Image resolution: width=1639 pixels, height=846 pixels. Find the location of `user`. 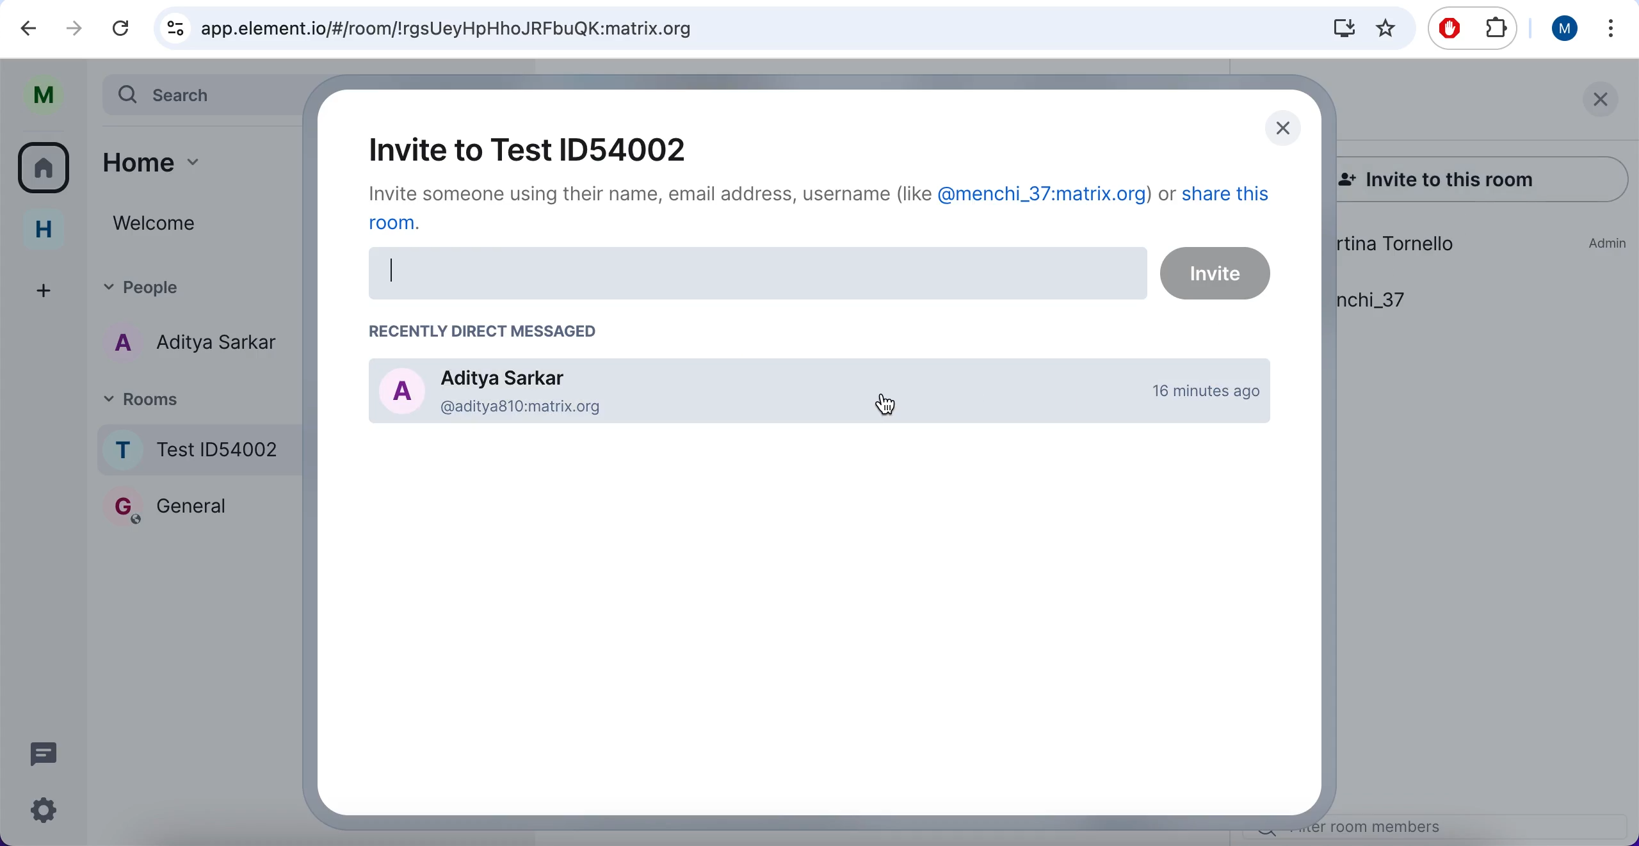

user is located at coordinates (49, 95).